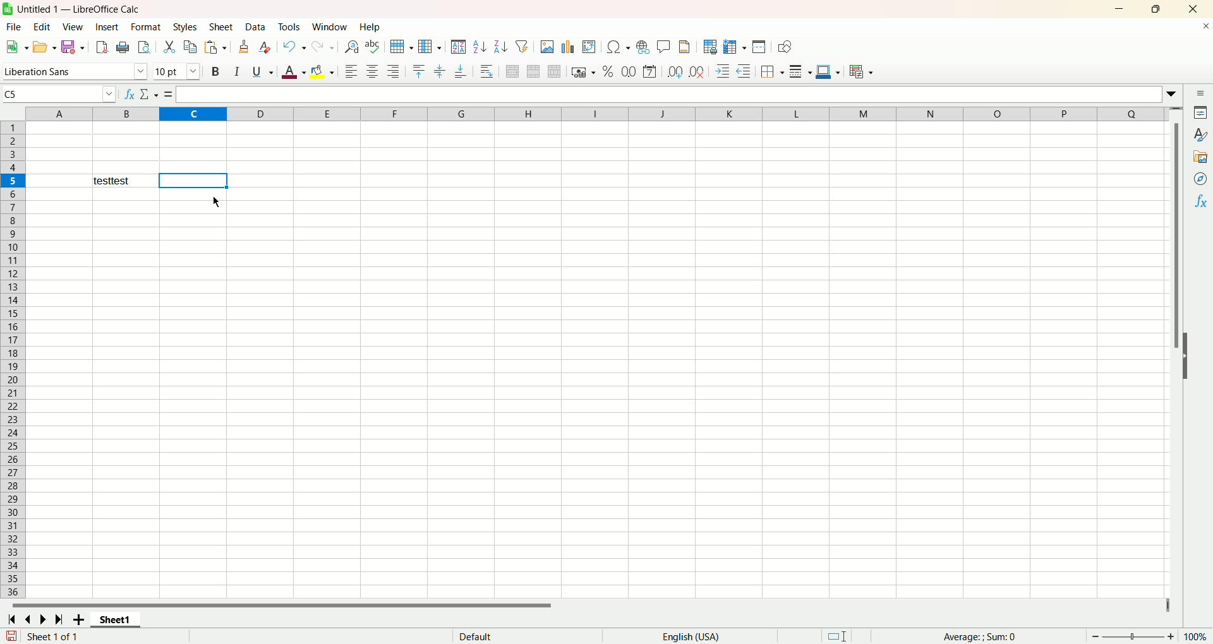 Image resolution: width=1213 pixels, height=644 pixels. Describe the element at coordinates (124, 180) in the screenshot. I see `result` at that location.